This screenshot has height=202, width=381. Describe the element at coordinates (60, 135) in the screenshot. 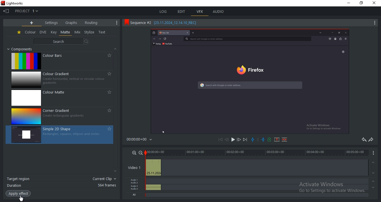

I see `simple 2d shape` at that location.